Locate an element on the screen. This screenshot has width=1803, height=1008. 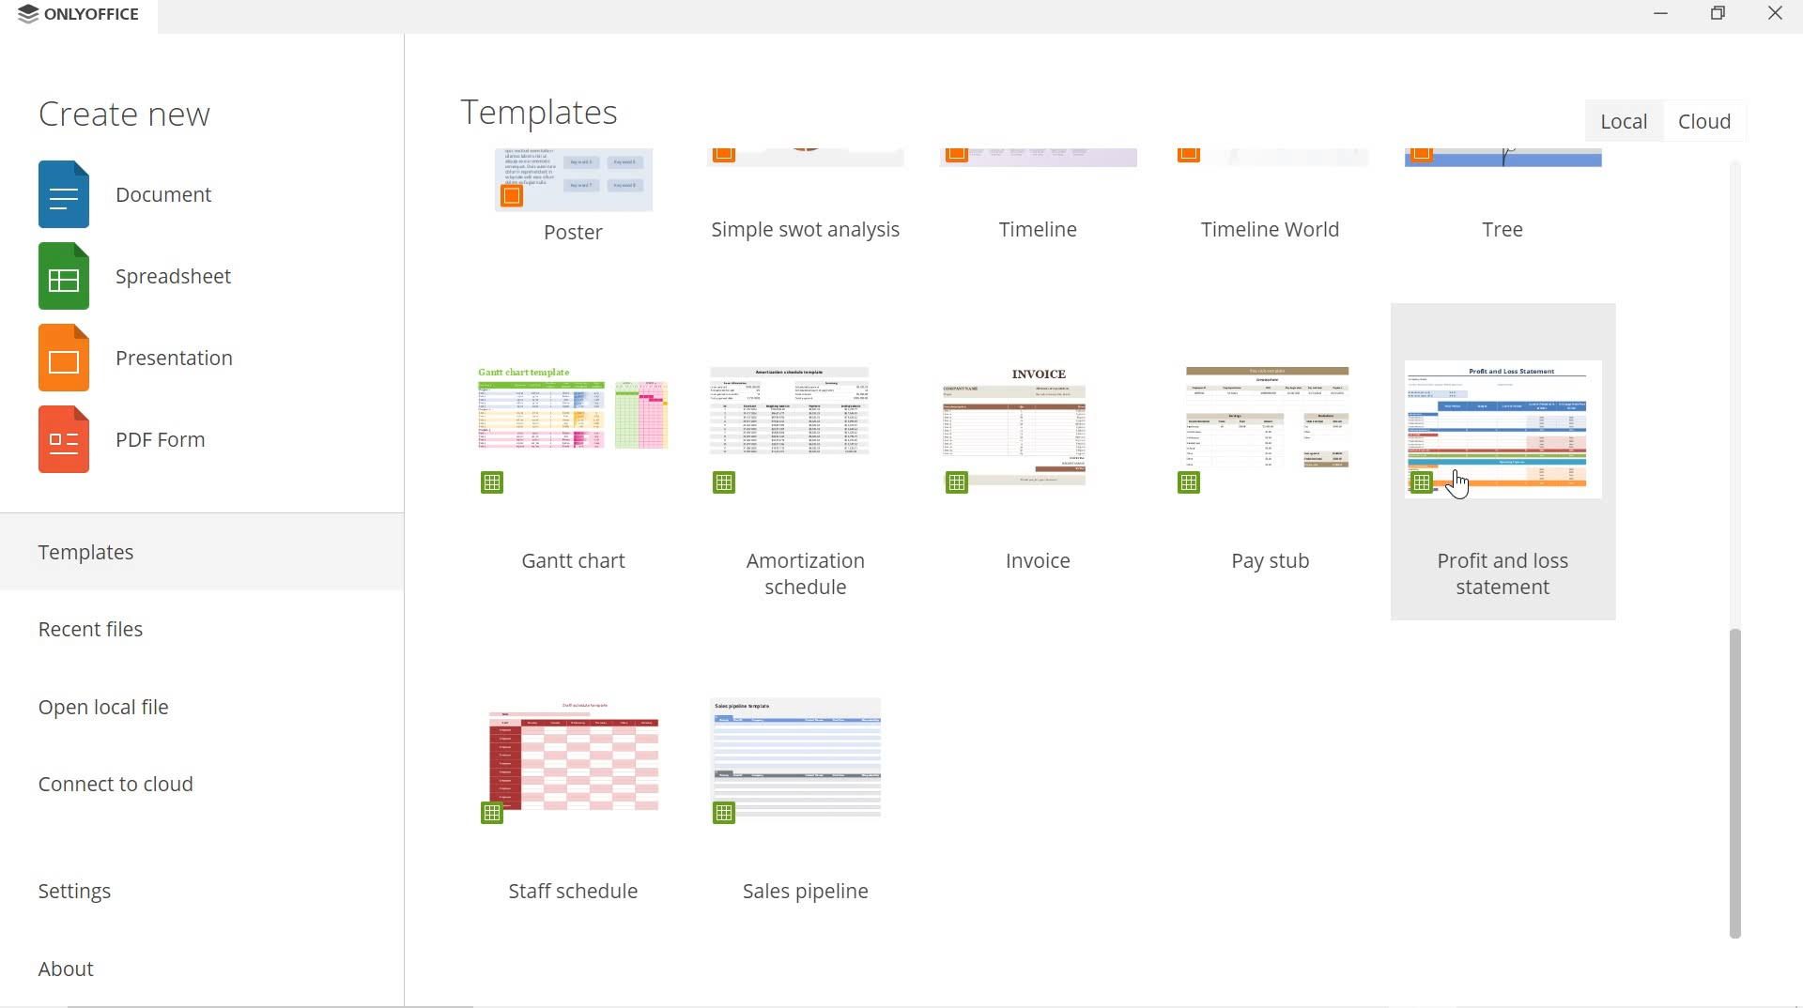
Staff schedule is located at coordinates (577, 894).